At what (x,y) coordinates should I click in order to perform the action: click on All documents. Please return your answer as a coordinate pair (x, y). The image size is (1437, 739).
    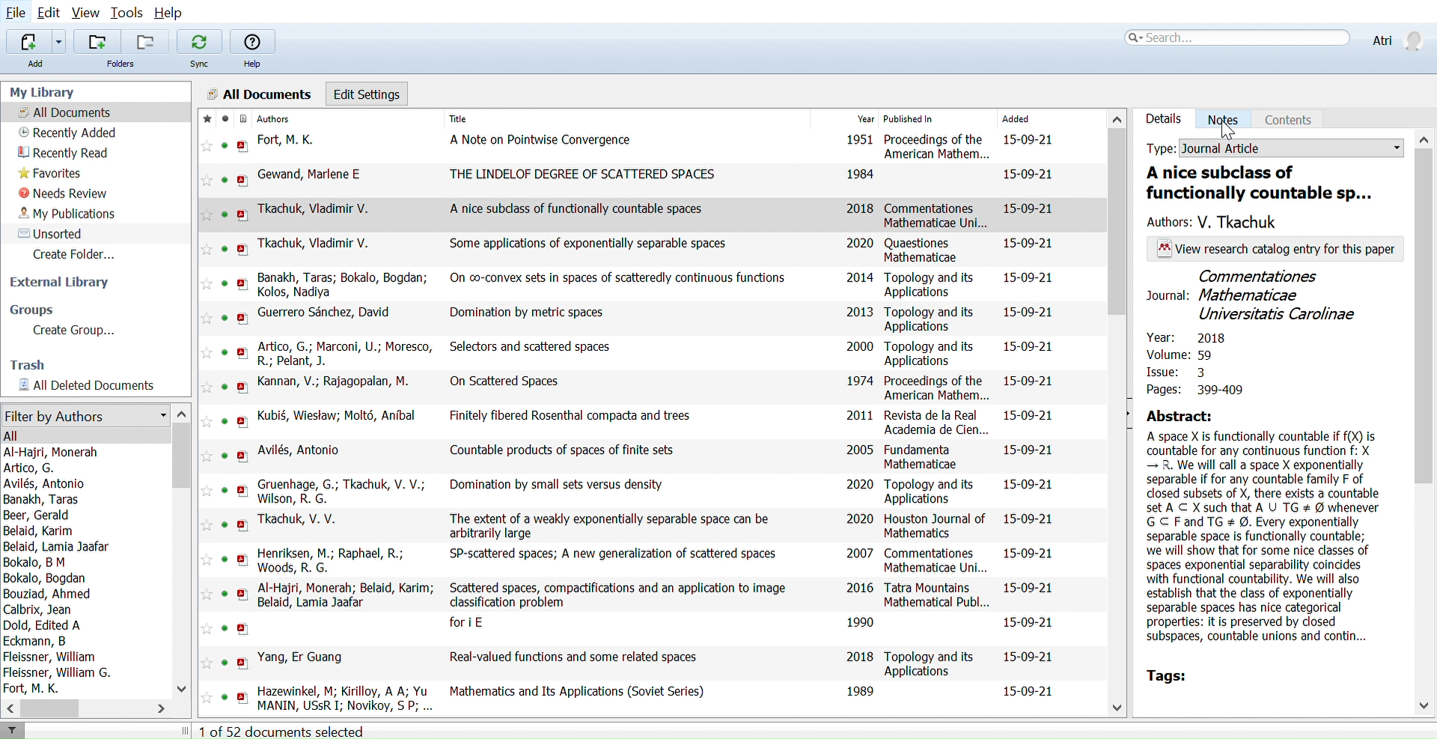
    Looking at the image, I should click on (94, 386).